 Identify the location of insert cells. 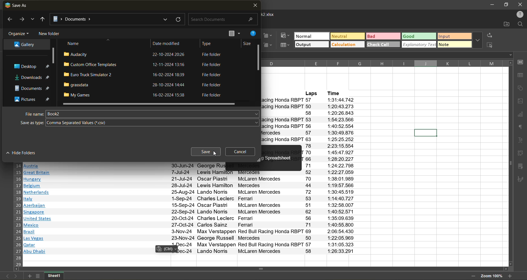
(268, 36).